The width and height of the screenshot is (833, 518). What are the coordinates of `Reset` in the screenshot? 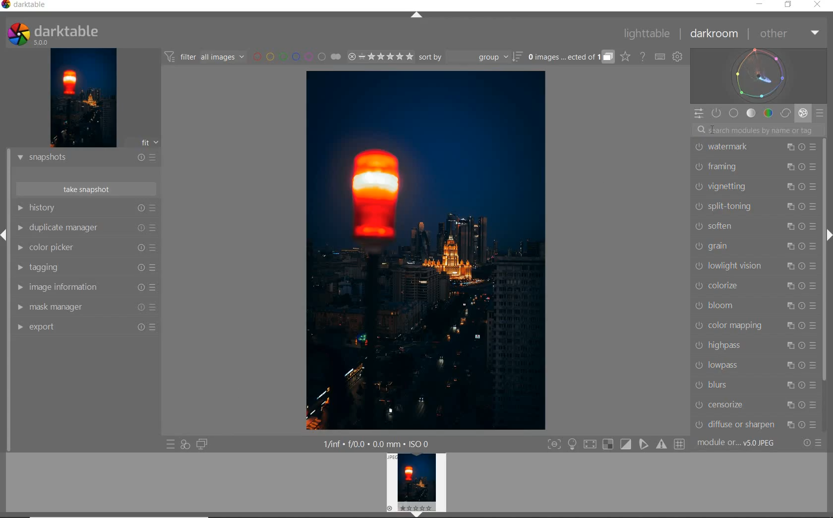 It's located at (802, 346).